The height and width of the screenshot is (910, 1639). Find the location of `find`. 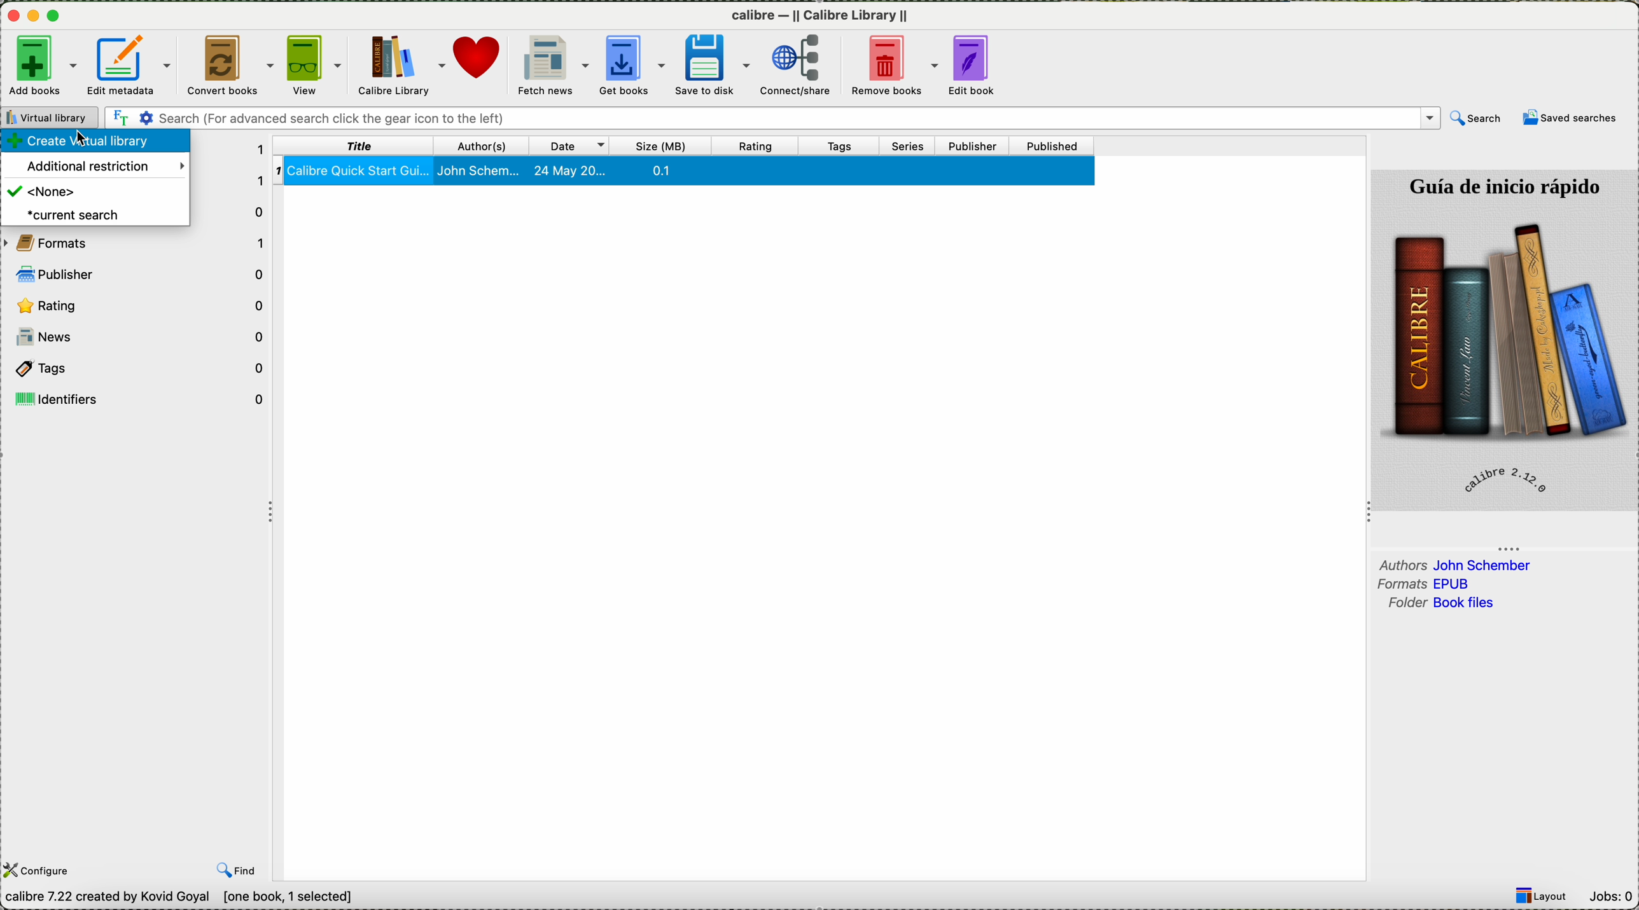

find is located at coordinates (239, 871).